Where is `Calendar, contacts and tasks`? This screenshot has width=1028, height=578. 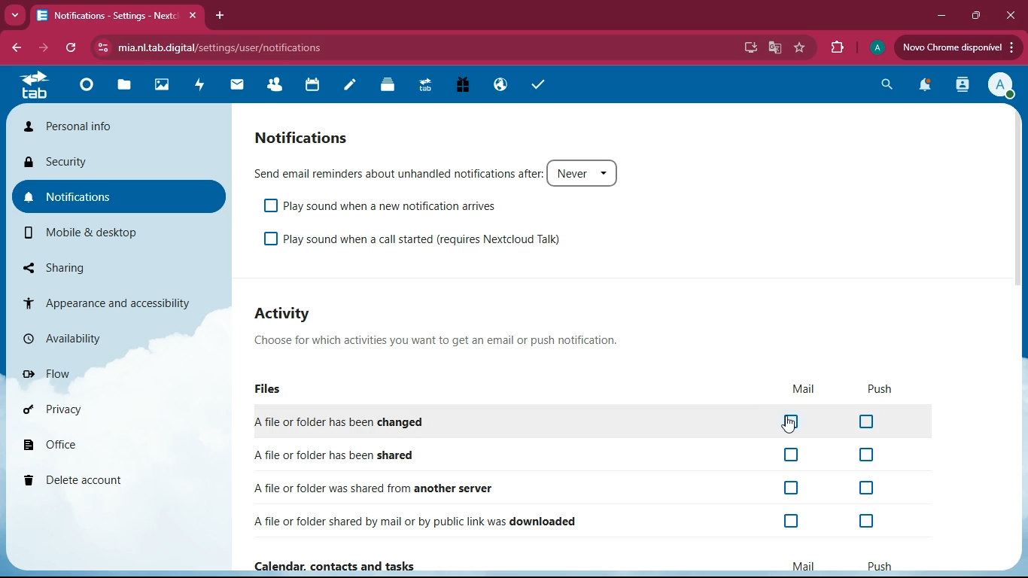 Calendar, contacts and tasks is located at coordinates (339, 566).